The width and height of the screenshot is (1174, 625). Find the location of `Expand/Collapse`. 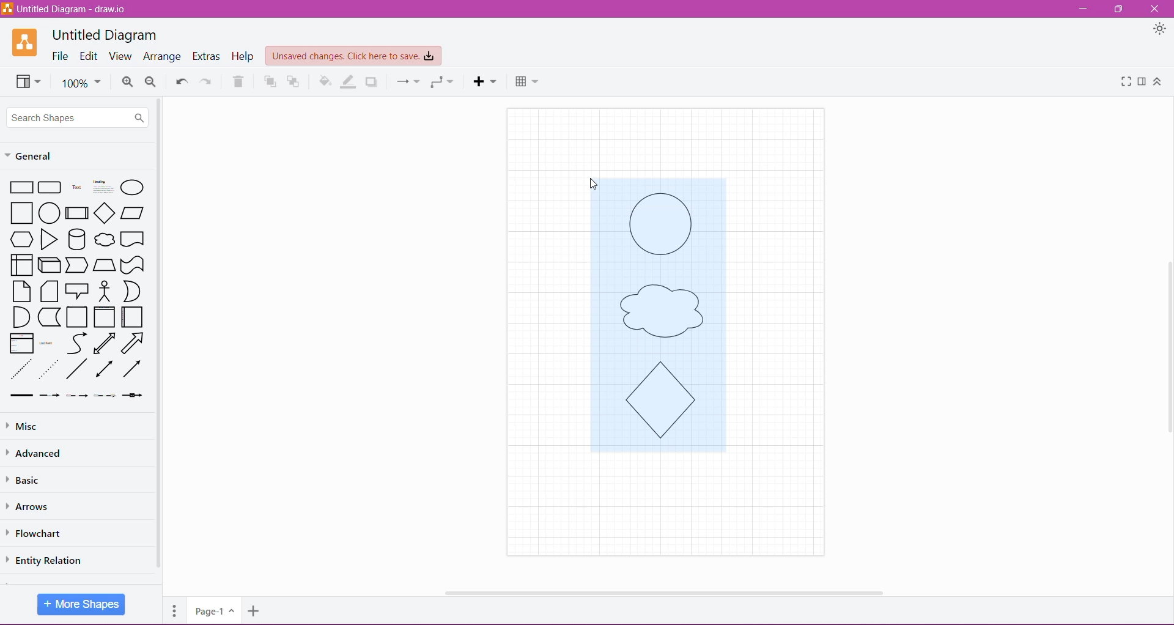

Expand/Collapse is located at coordinates (1157, 82).